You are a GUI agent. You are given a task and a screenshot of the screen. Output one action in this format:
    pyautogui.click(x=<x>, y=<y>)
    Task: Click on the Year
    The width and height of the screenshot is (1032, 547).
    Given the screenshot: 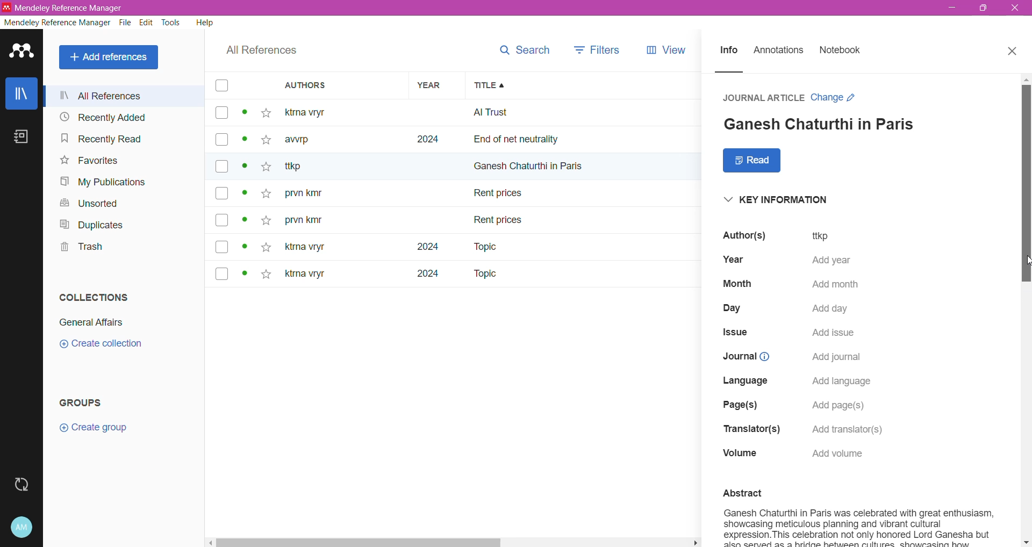 What is the action you would take?
    pyautogui.click(x=732, y=259)
    